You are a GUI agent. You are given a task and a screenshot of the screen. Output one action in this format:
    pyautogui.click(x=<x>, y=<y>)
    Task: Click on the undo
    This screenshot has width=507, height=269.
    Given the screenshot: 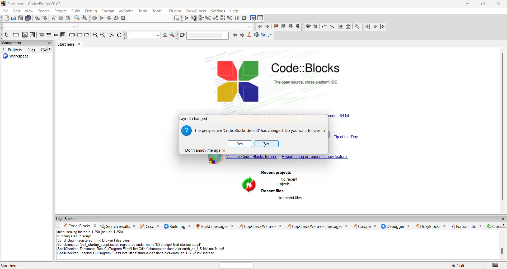 What is the action you would take?
    pyautogui.click(x=37, y=18)
    